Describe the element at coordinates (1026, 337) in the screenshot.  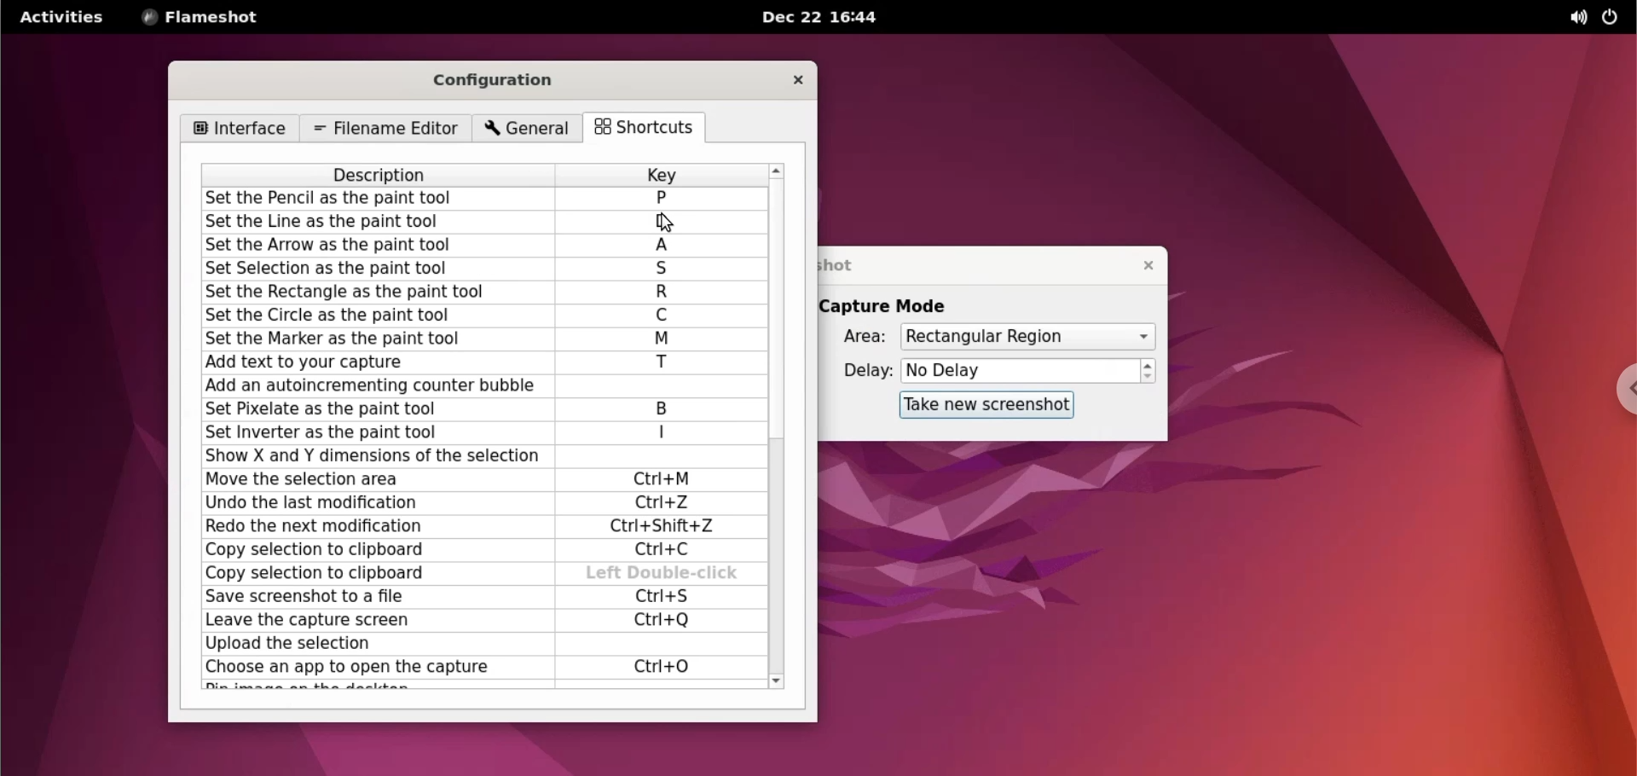
I see `capture area options` at that location.